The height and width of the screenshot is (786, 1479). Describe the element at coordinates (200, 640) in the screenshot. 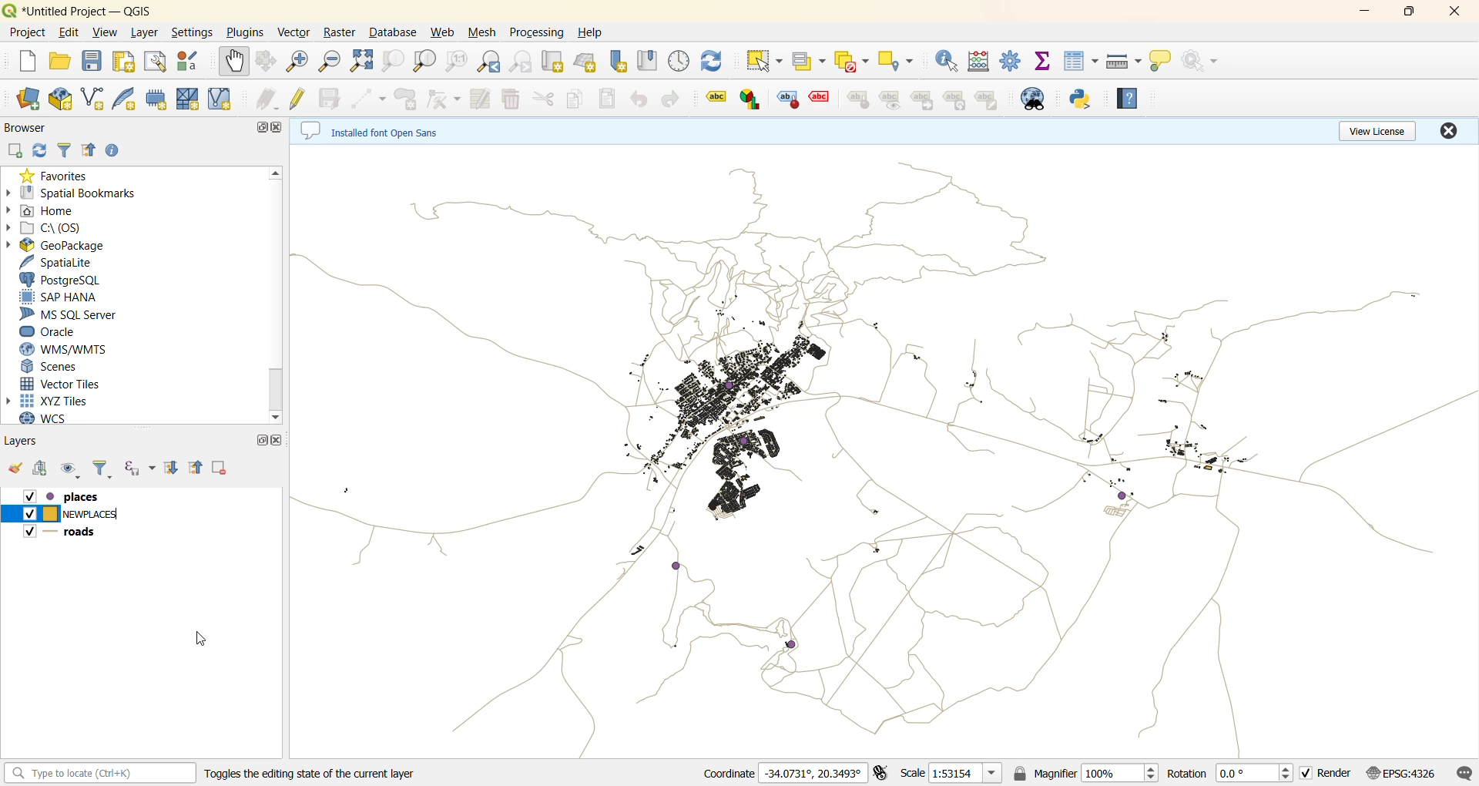

I see `pointer` at that location.